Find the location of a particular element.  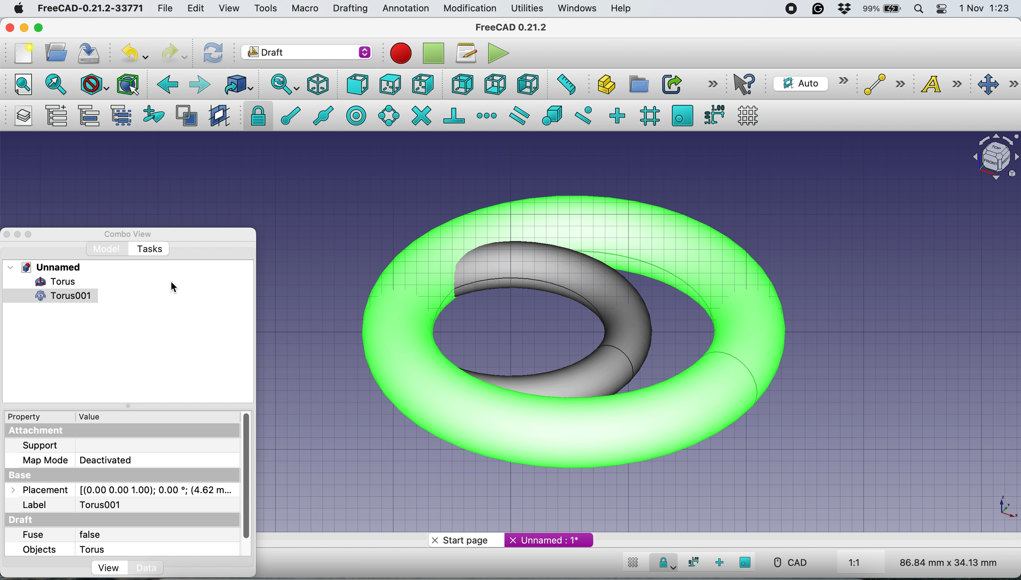

Placement is located at coordinates (36, 490).